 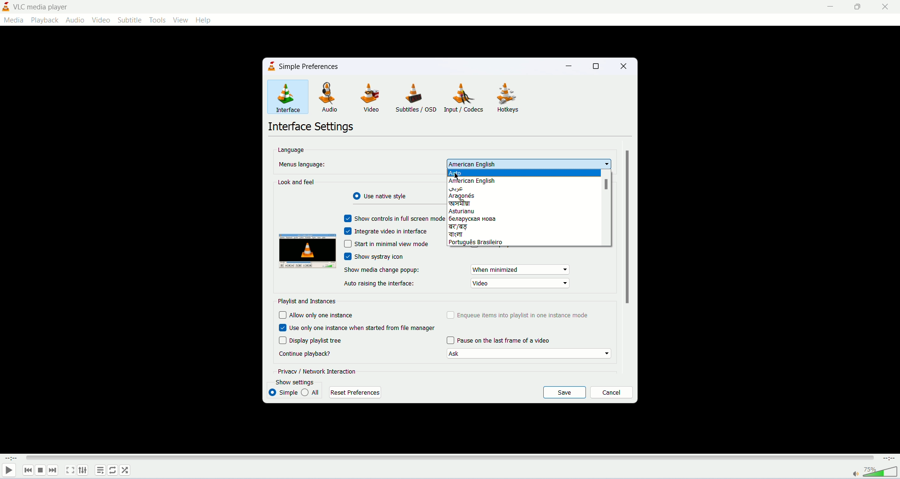 I want to click on subtitle, so click(x=131, y=20).